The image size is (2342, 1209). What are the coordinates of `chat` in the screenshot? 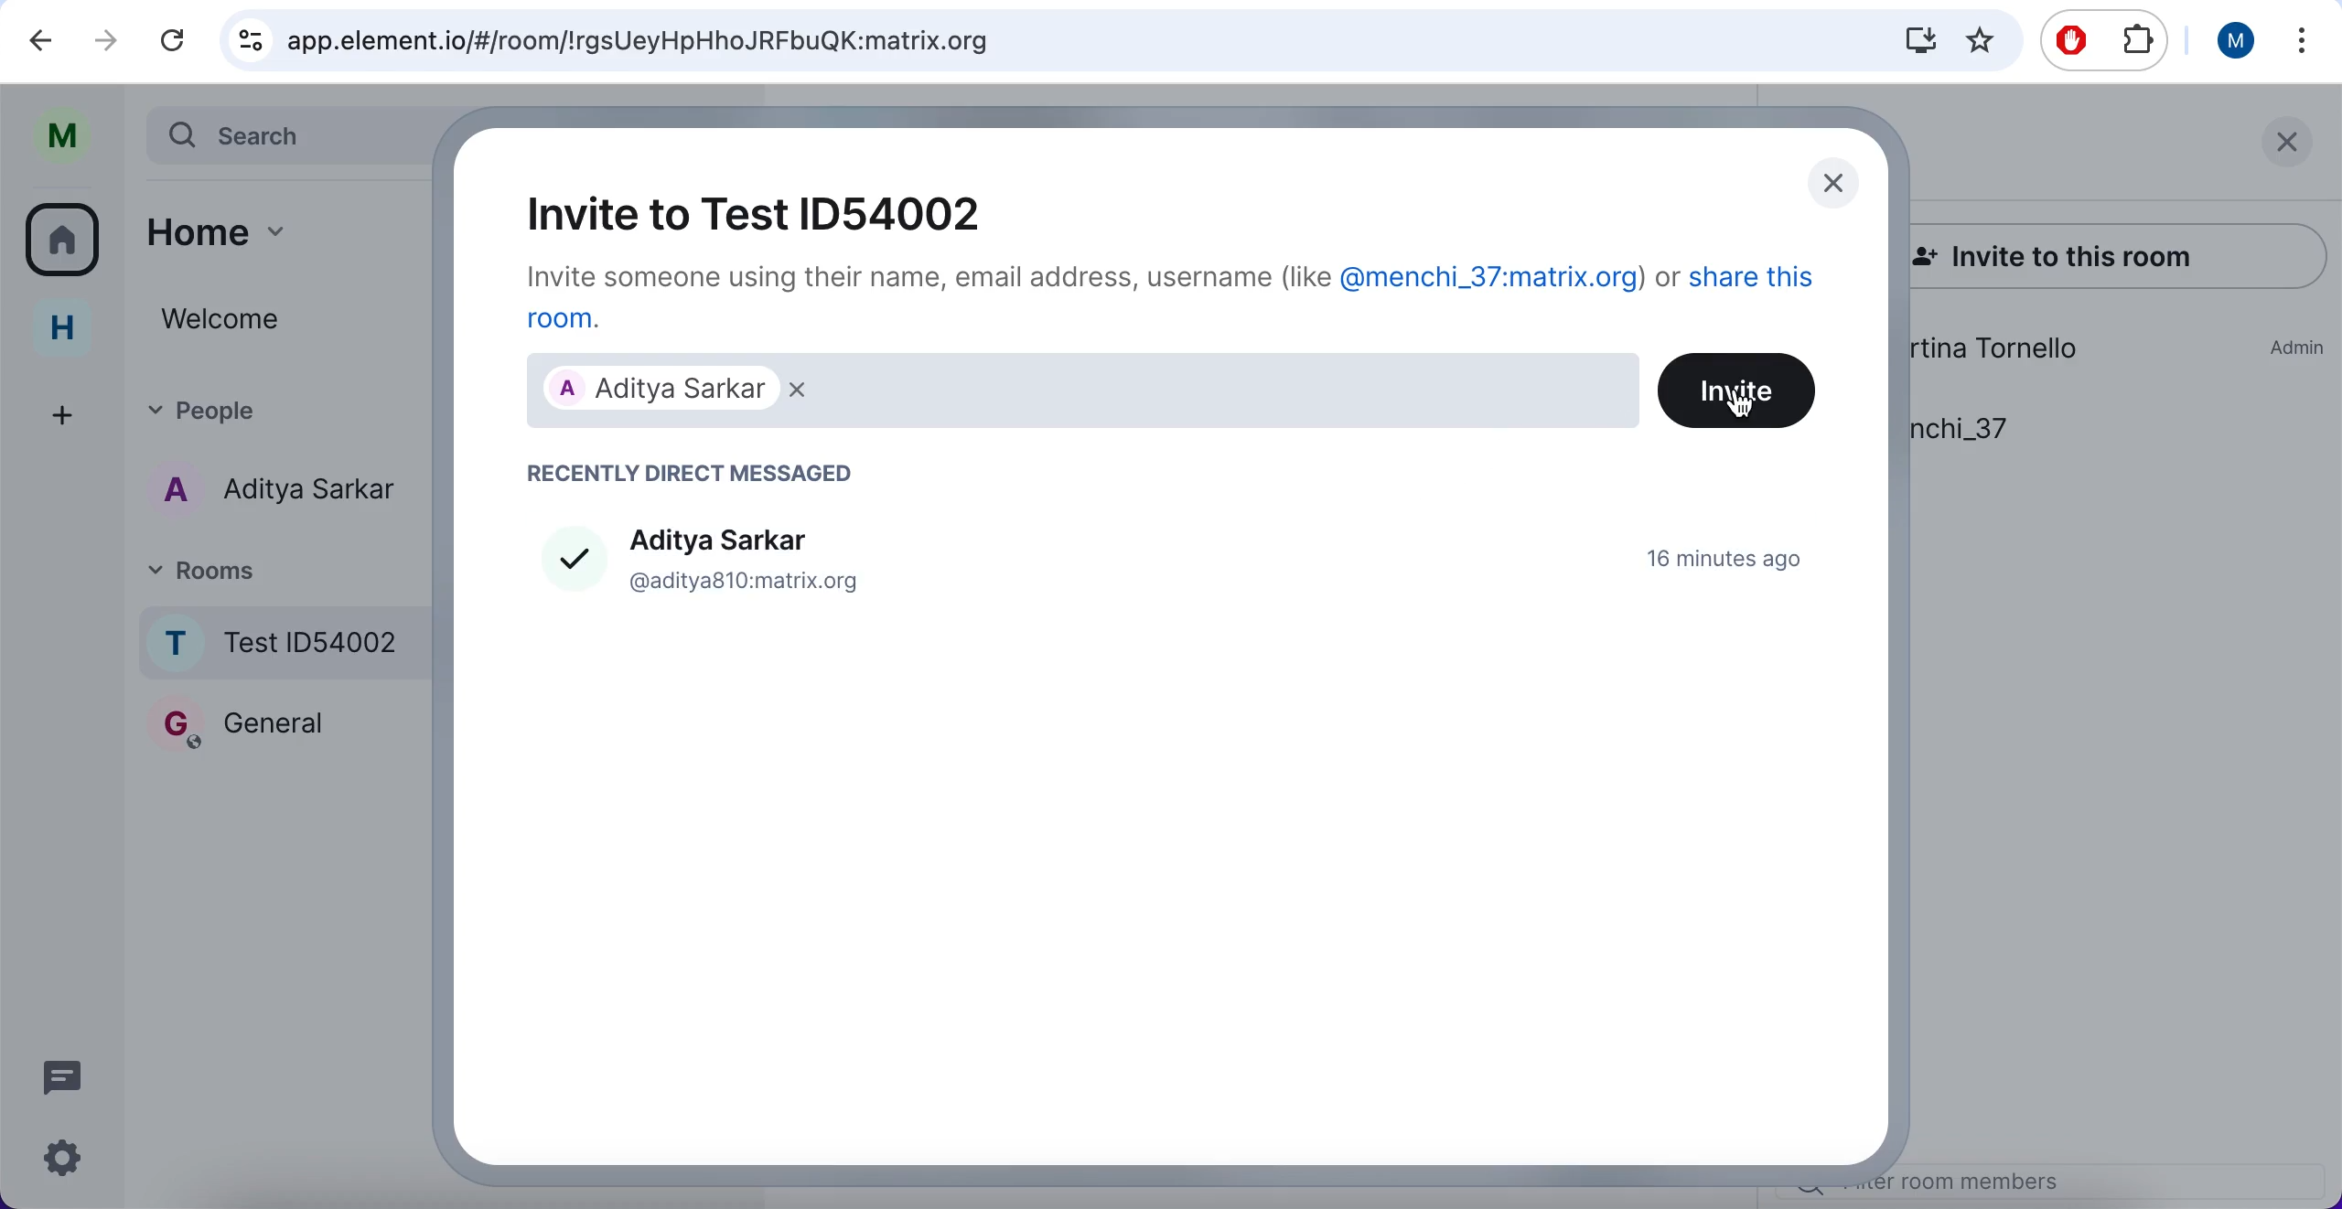 It's located at (70, 1075).